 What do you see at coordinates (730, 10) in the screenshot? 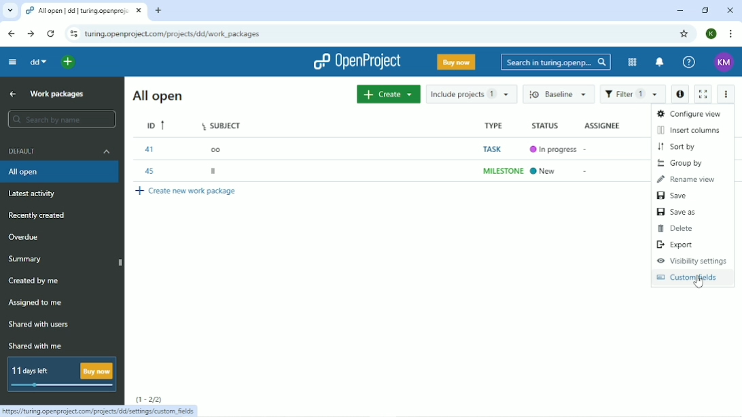
I see `Close` at bounding box center [730, 10].